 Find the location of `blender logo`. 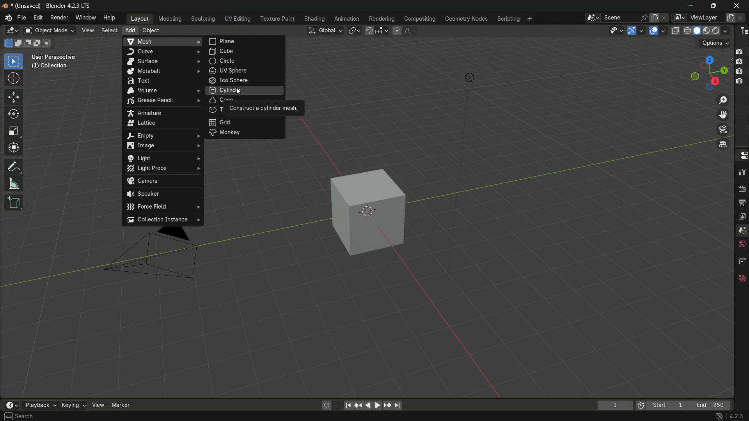

blender logo is located at coordinates (5, 6).